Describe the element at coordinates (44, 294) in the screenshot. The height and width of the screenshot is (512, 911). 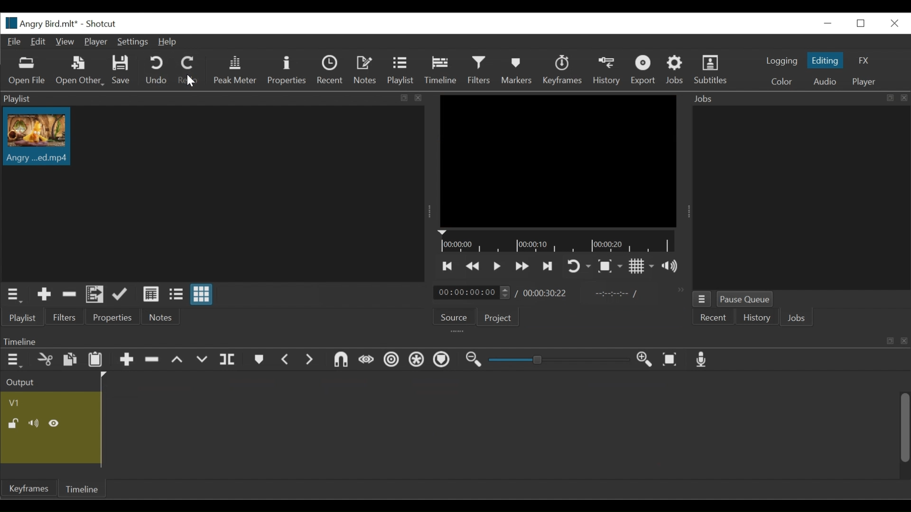
I see `Add Source to the playlist` at that location.